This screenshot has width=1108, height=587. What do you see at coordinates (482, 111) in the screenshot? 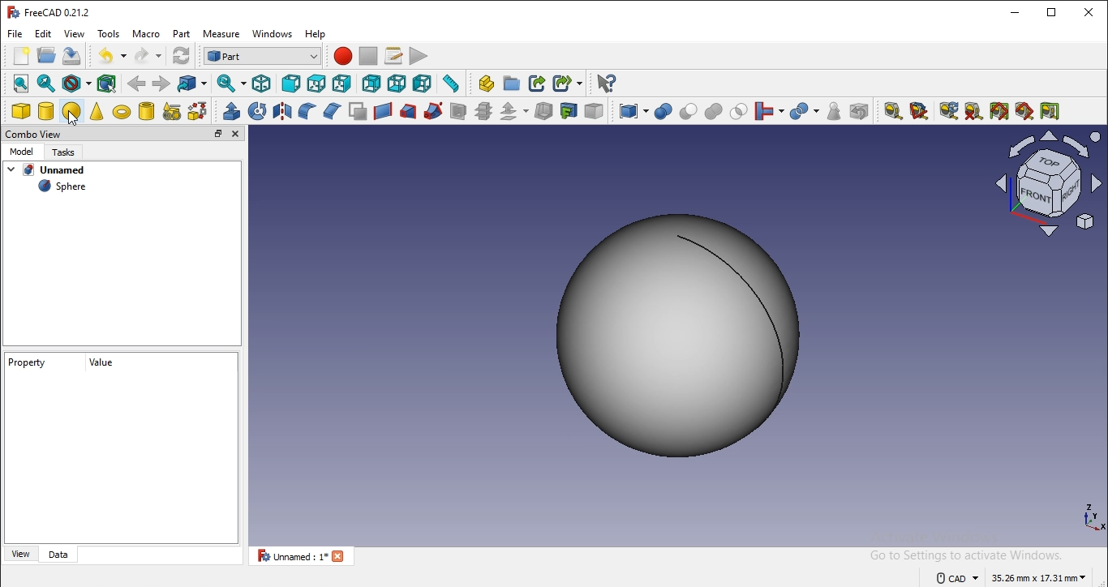
I see `cross section` at bounding box center [482, 111].